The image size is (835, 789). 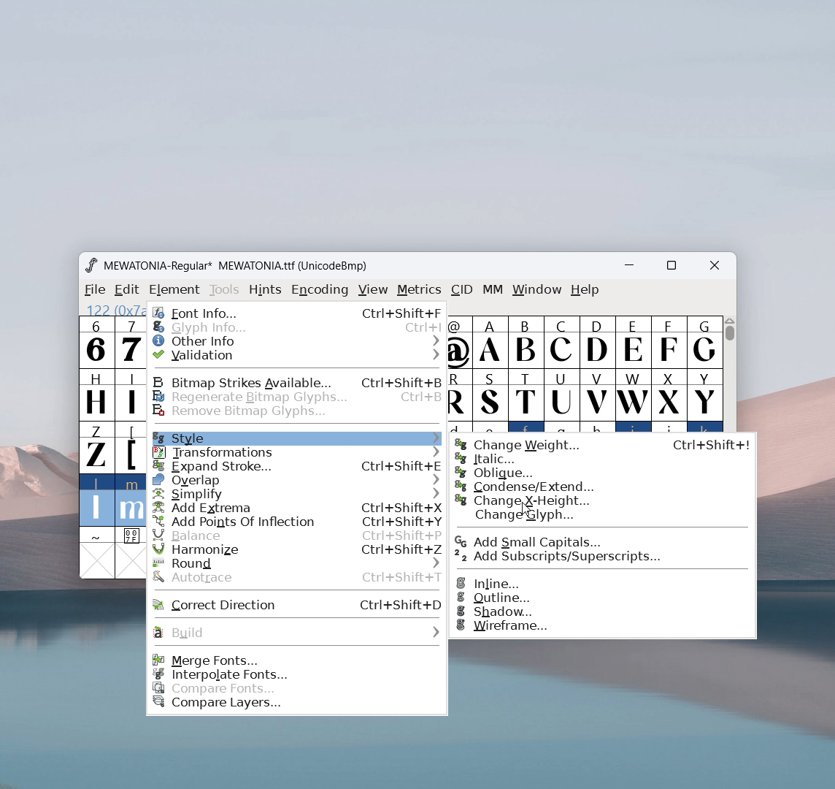 I want to click on add small capitals, so click(x=605, y=541).